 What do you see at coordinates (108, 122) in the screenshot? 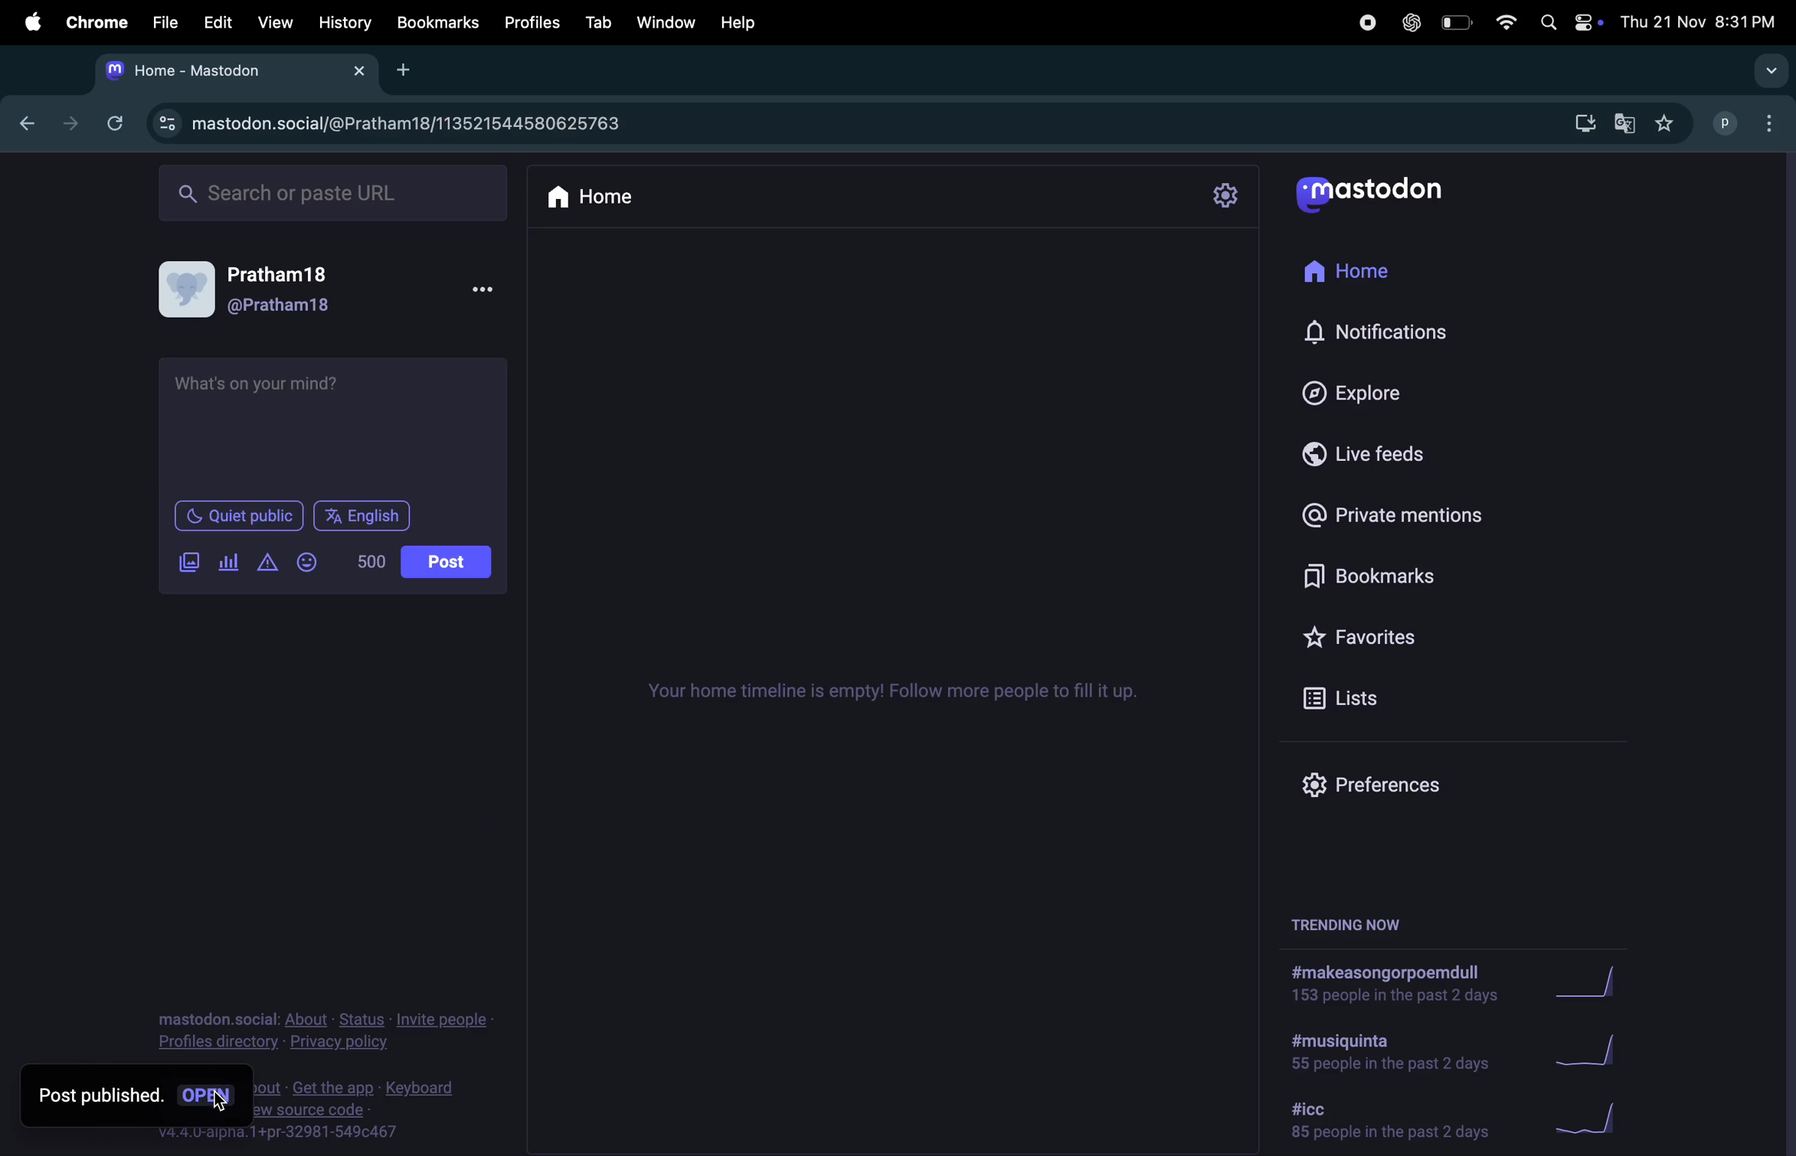
I see `refresh` at bounding box center [108, 122].